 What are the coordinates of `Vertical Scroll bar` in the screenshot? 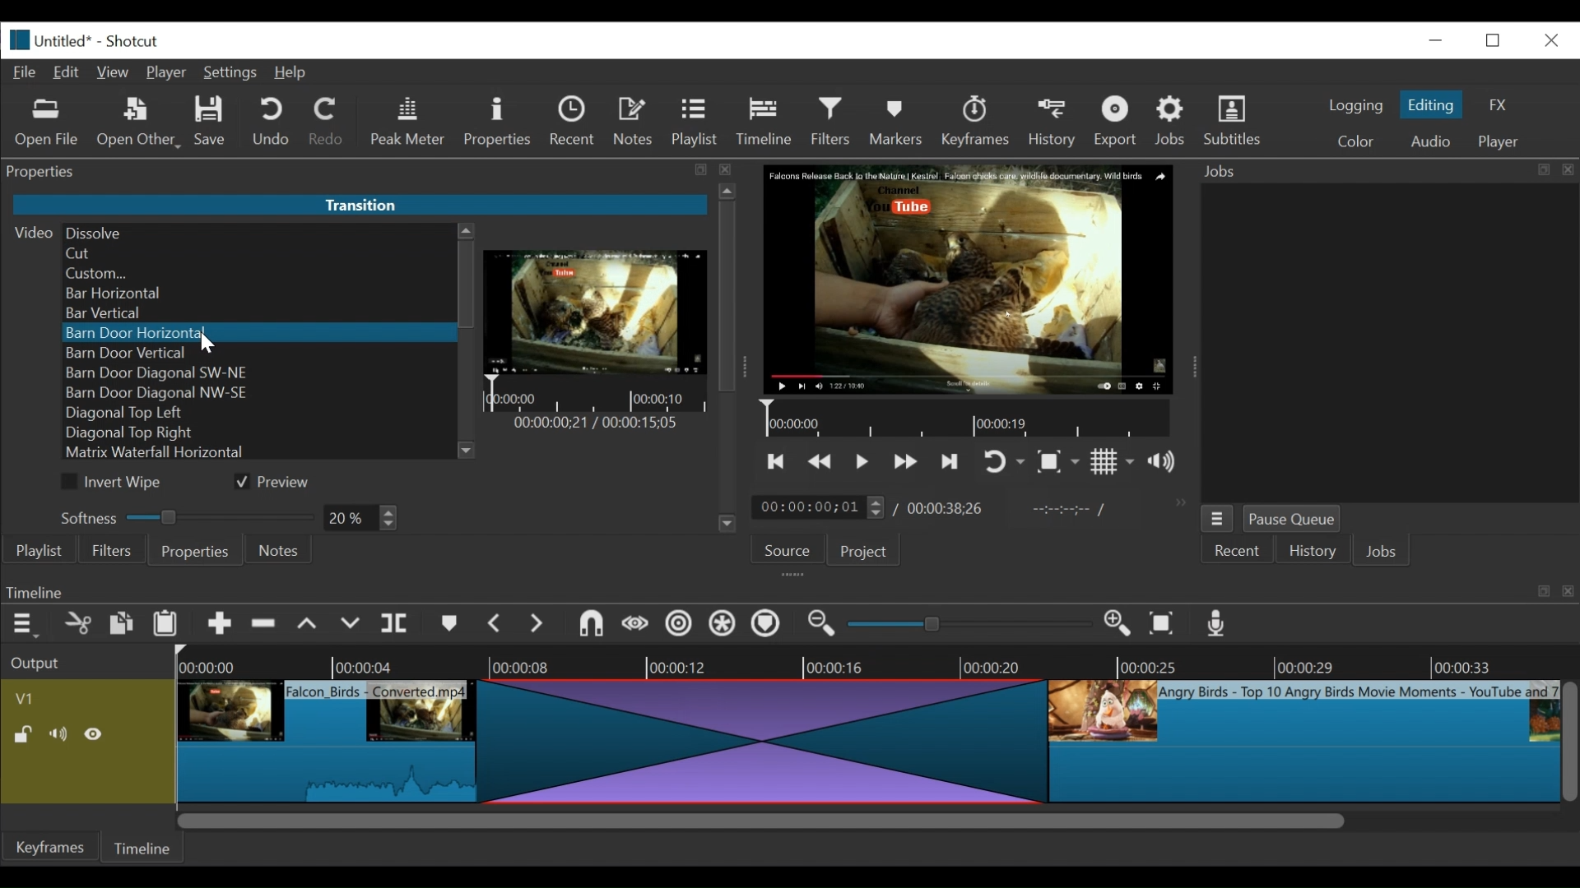 It's located at (728, 297).